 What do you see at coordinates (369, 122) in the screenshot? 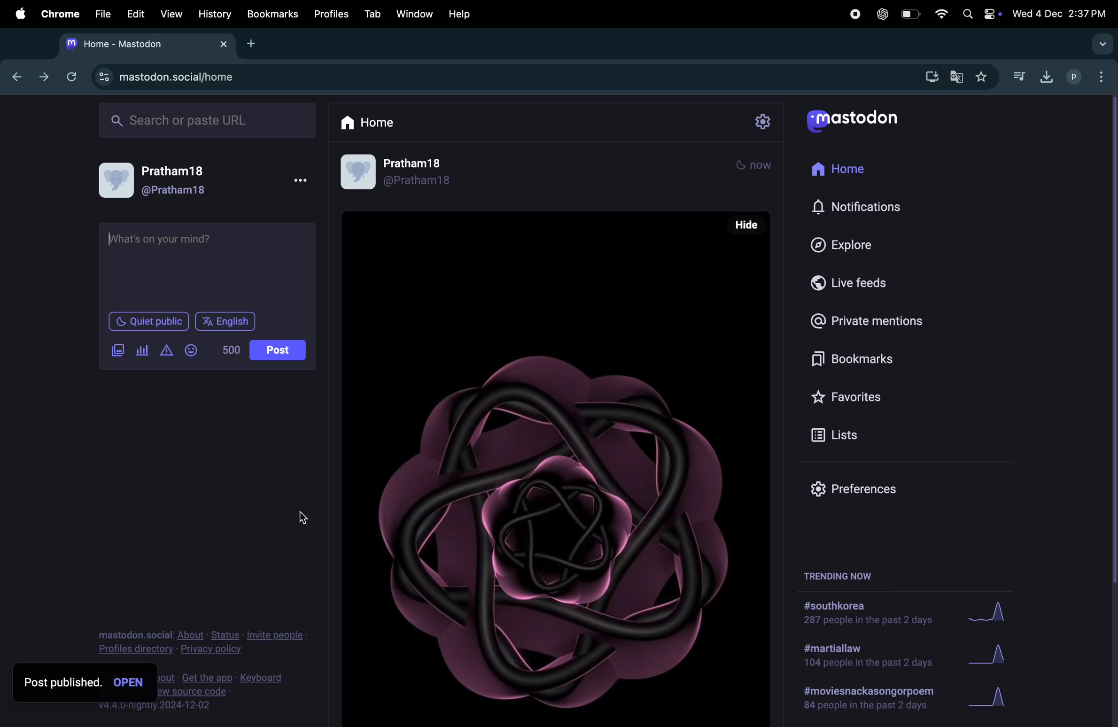
I see `Home` at bounding box center [369, 122].